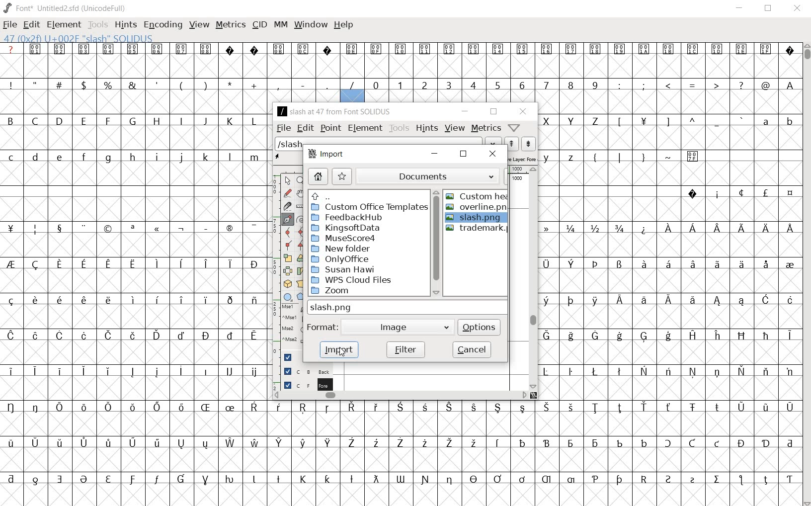 This screenshot has height=506, width=811. What do you see at coordinates (283, 128) in the screenshot?
I see `file` at bounding box center [283, 128].